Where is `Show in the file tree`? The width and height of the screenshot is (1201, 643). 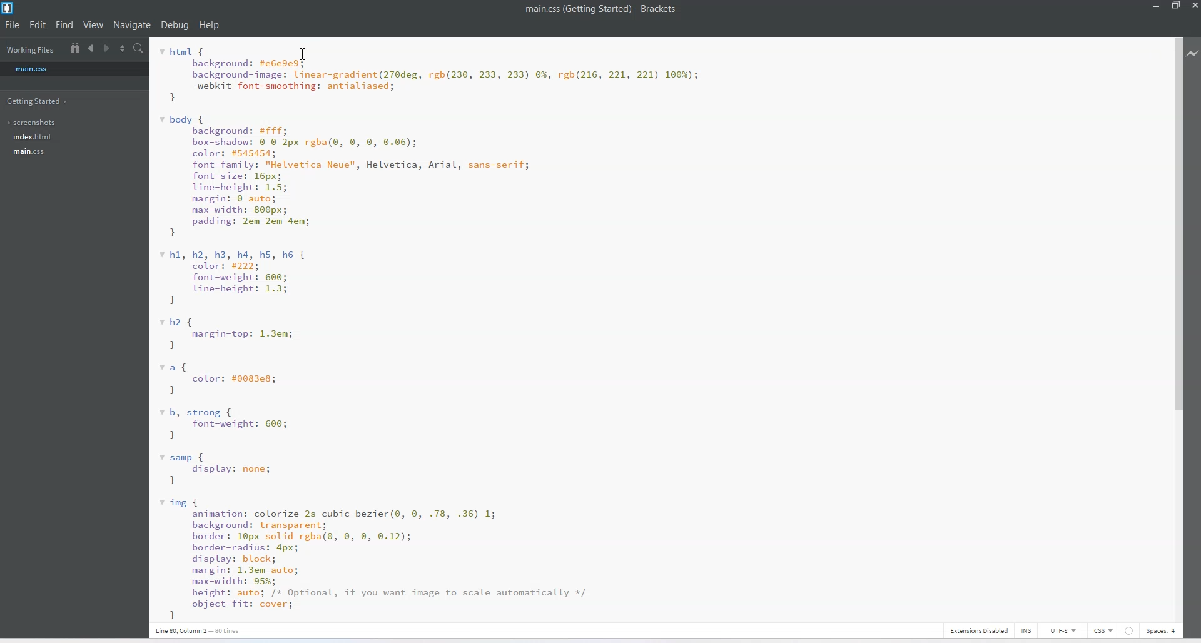
Show in the file tree is located at coordinates (76, 48).